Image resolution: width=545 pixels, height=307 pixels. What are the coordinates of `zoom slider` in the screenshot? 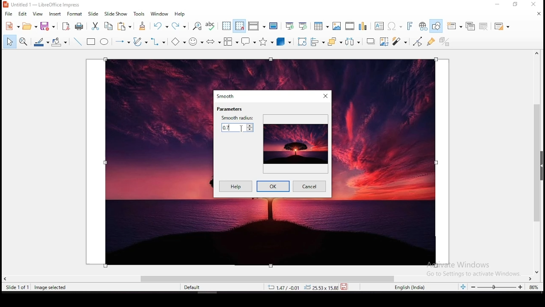 It's located at (497, 287).